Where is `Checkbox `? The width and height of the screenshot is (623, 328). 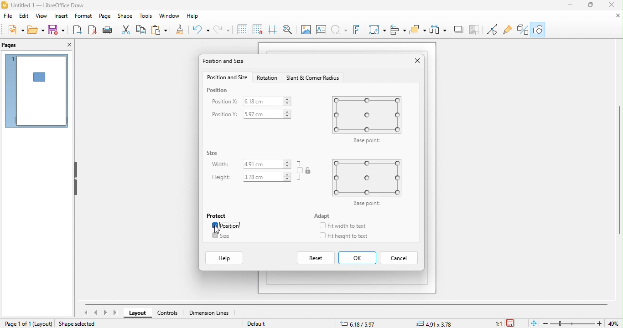 Checkbox  is located at coordinates (215, 235).